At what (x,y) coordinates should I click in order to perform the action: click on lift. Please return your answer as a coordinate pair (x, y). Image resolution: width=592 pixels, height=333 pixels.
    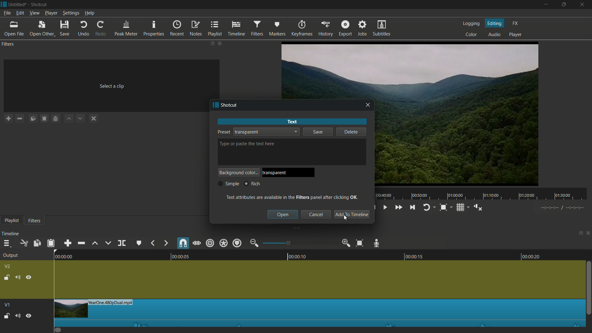
    Looking at the image, I should click on (95, 243).